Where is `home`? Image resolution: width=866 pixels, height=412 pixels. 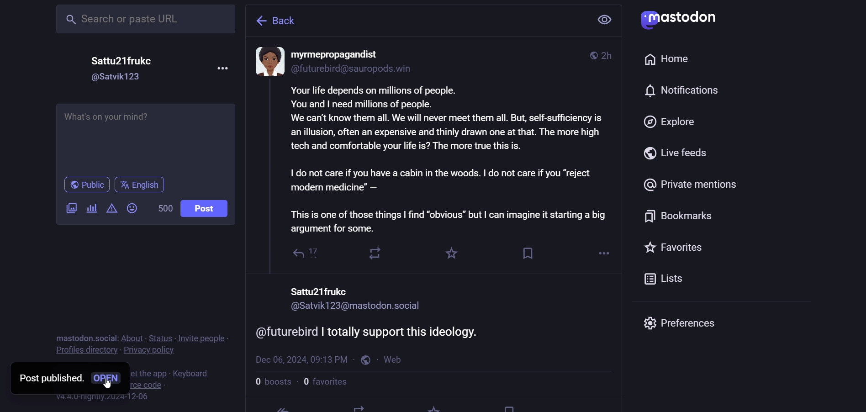 home is located at coordinates (672, 60).